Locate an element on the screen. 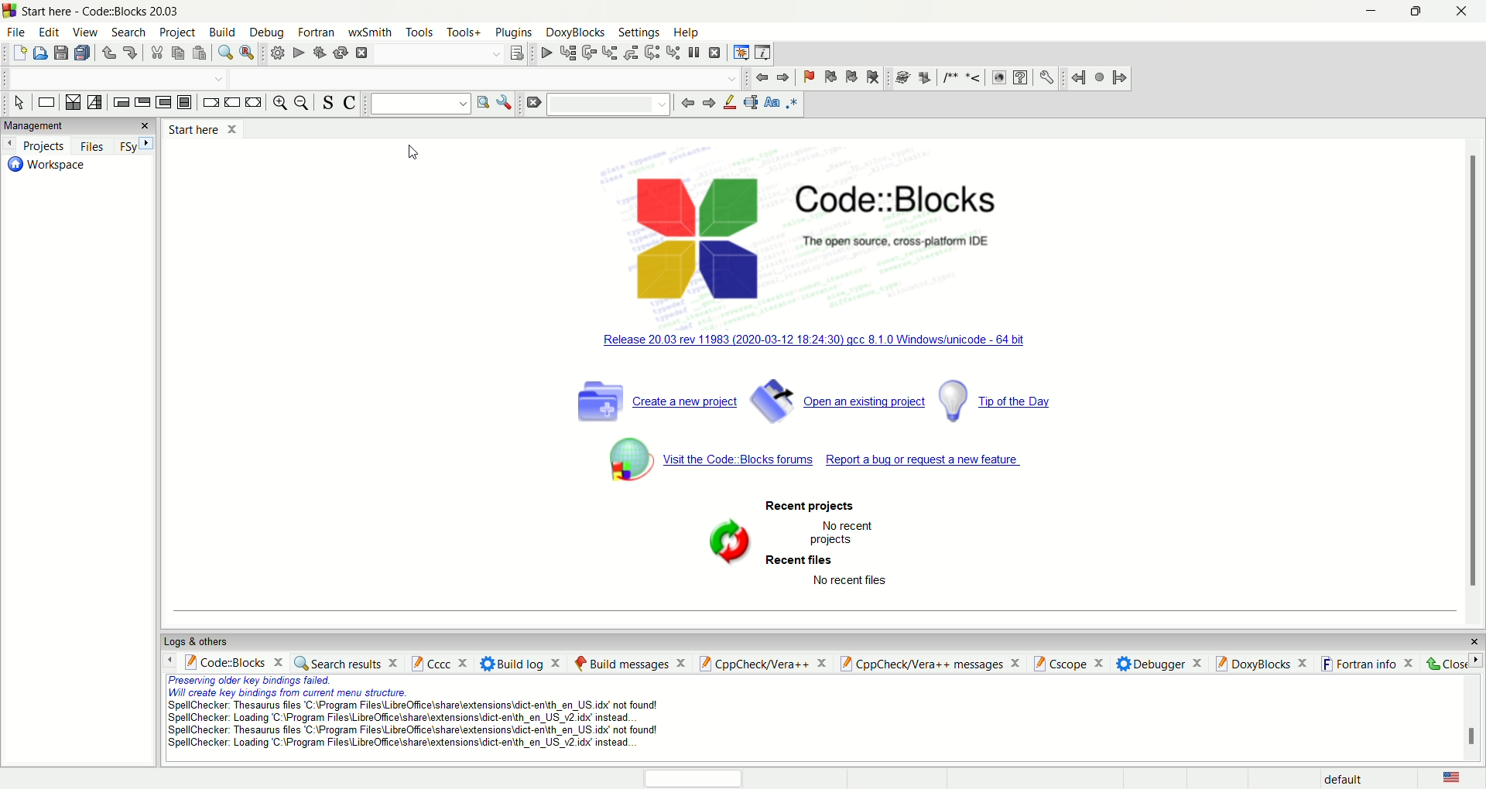 This screenshot has width=1486, height=789. option window is located at coordinates (507, 102).